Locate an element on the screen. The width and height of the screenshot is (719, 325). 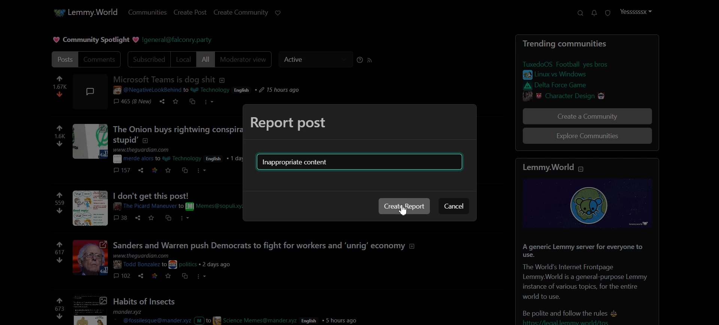
comments is located at coordinates (122, 275).